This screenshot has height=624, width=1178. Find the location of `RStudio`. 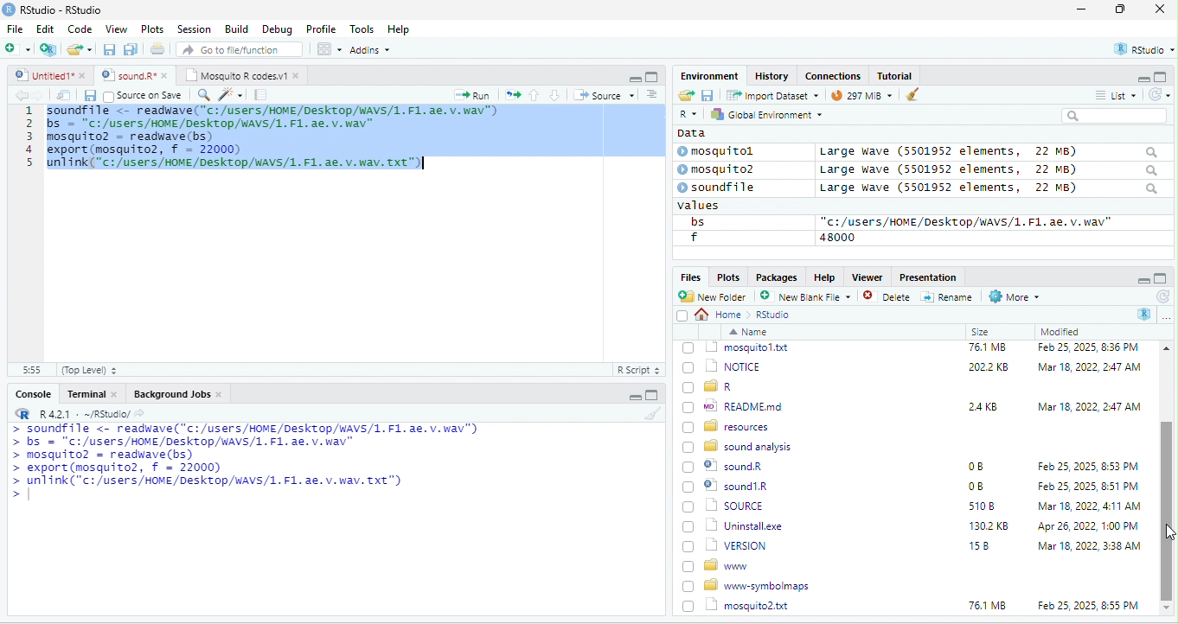

RStudio is located at coordinates (55, 9).